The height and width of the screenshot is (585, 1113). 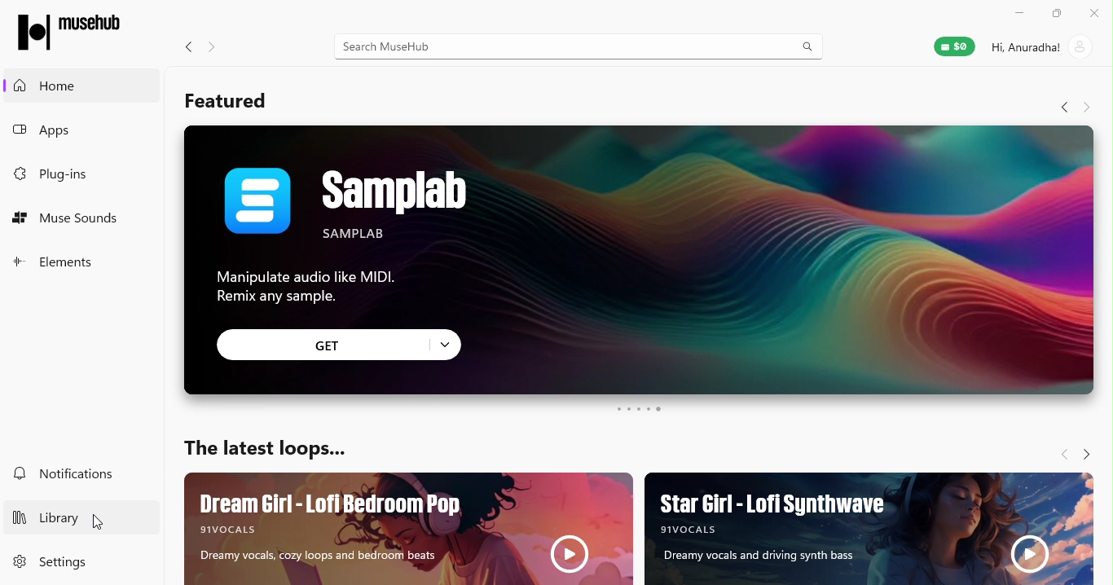 I want to click on Navigate back, so click(x=184, y=44).